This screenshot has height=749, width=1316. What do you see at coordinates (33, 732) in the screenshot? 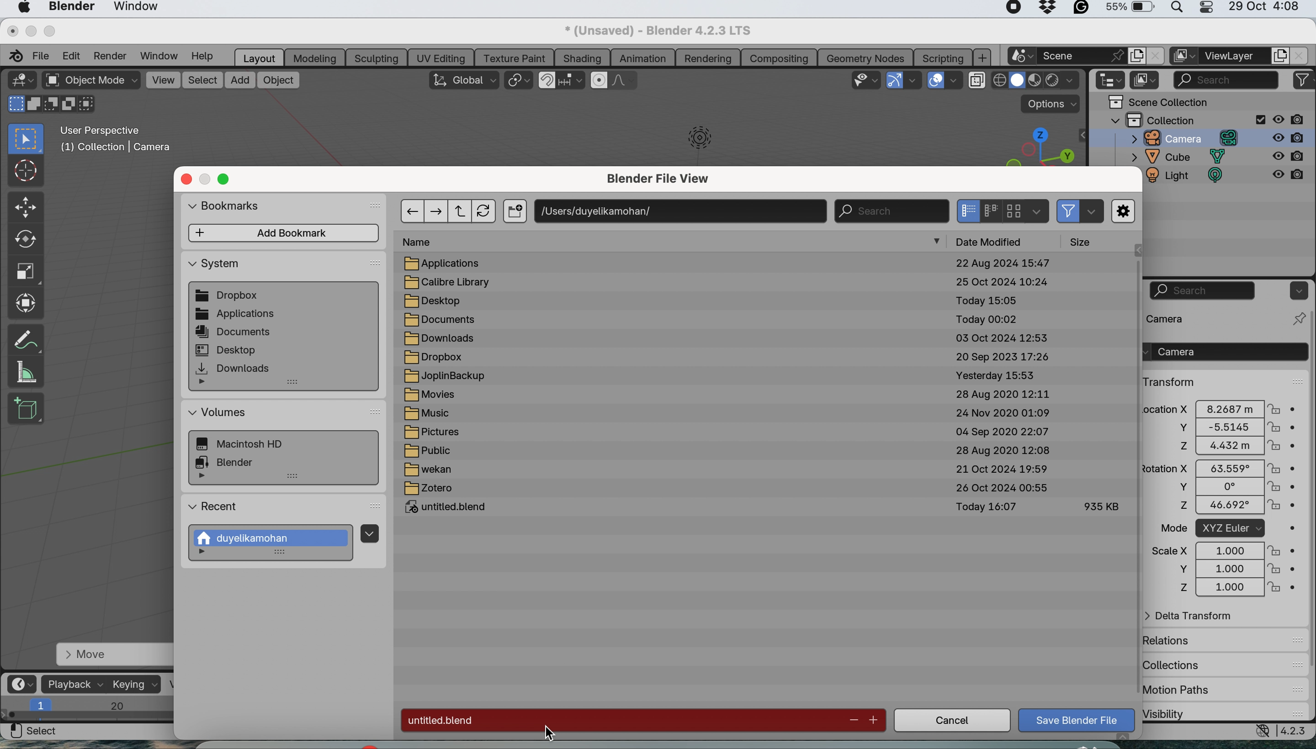
I see `select` at bounding box center [33, 732].